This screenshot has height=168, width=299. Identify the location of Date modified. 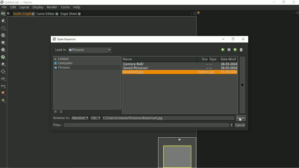
(228, 59).